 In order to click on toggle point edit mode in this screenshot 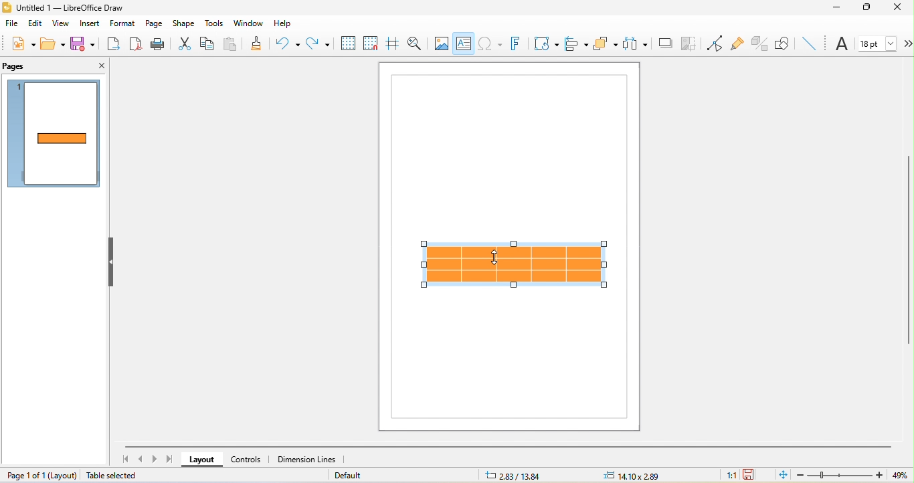, I will do `click(716, 43)`.